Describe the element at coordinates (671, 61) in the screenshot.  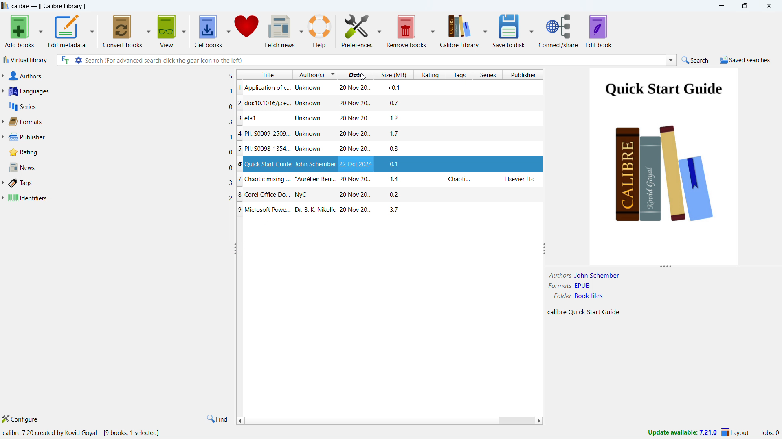
I see `search history` at that location.